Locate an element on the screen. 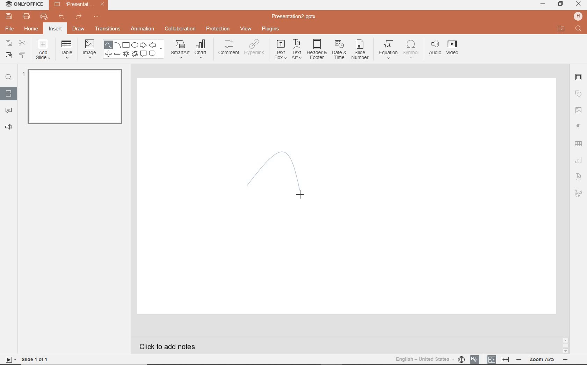 This screenshot has width=587, height=365. VIDEO is located at coordinates (456, 49).